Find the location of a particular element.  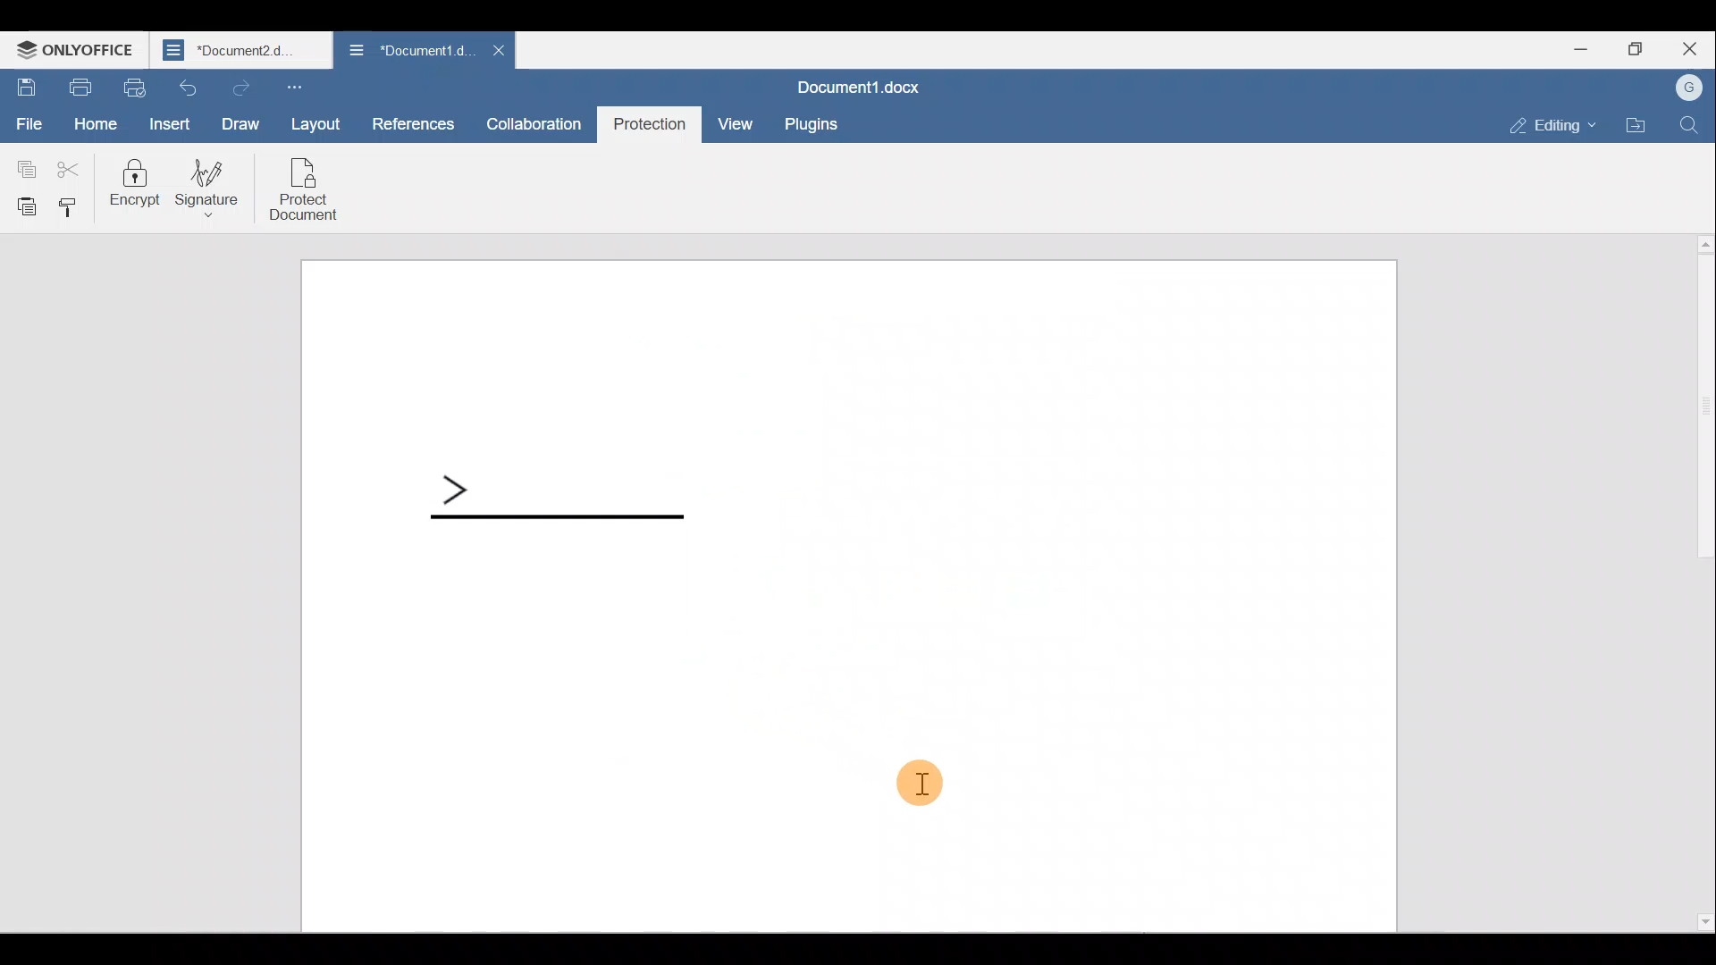

ONLYOFFICE is located at coordinates (76, 52).